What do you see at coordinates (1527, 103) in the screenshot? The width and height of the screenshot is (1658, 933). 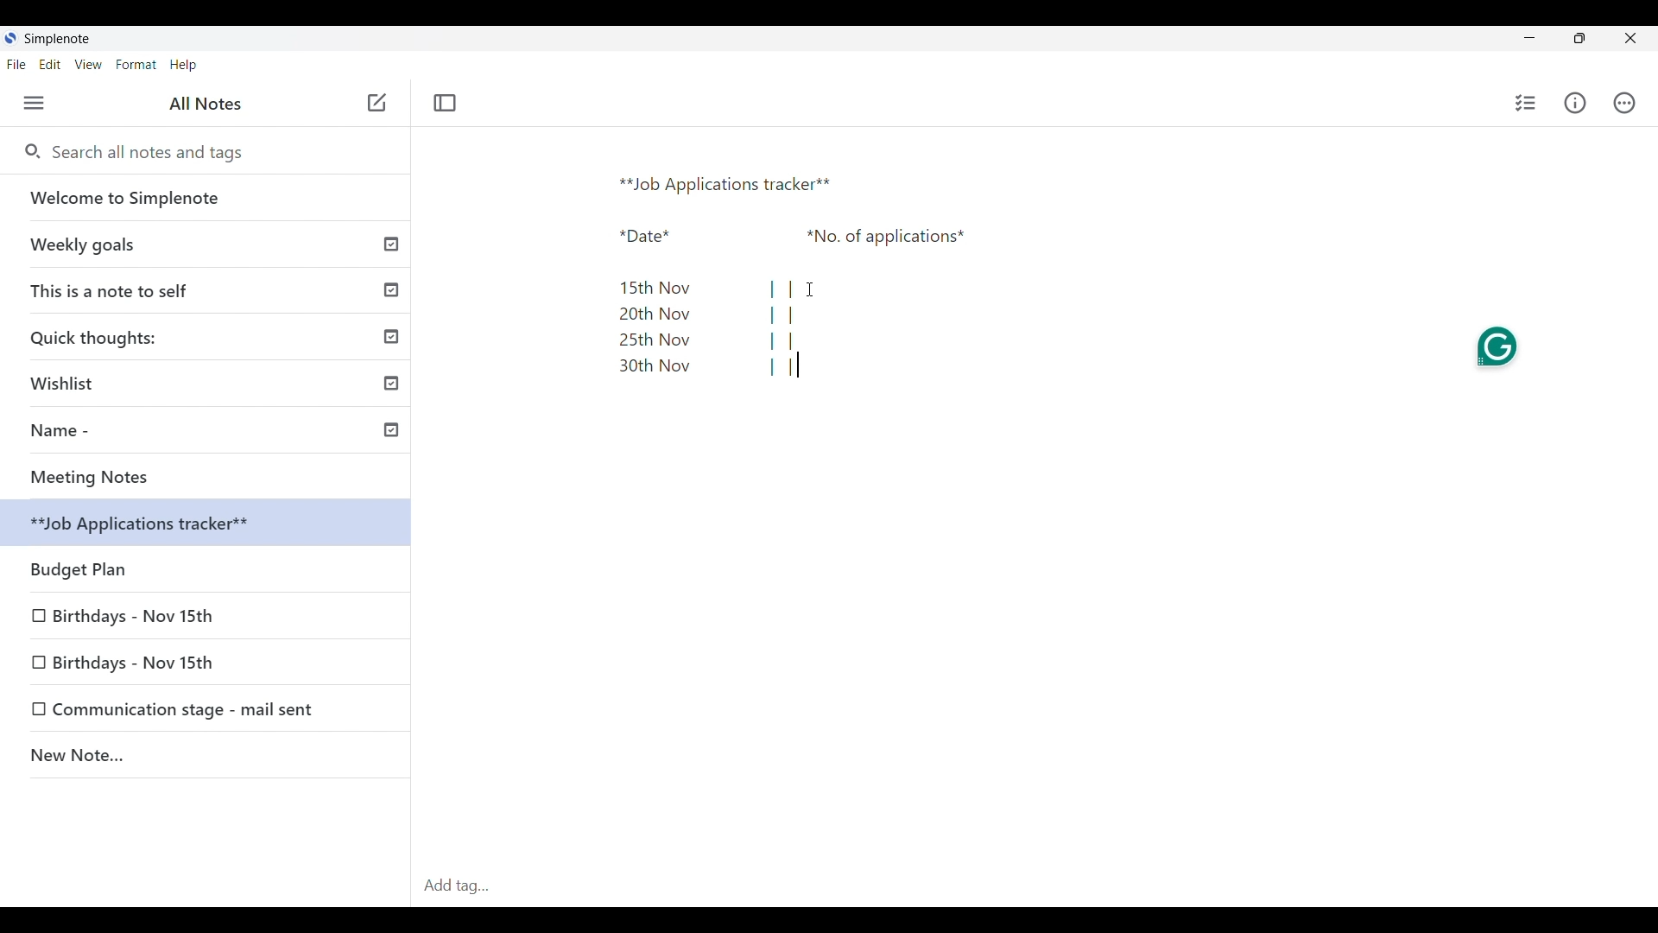 I see `Click to insert checklist` at bounding box center [1527, 103].